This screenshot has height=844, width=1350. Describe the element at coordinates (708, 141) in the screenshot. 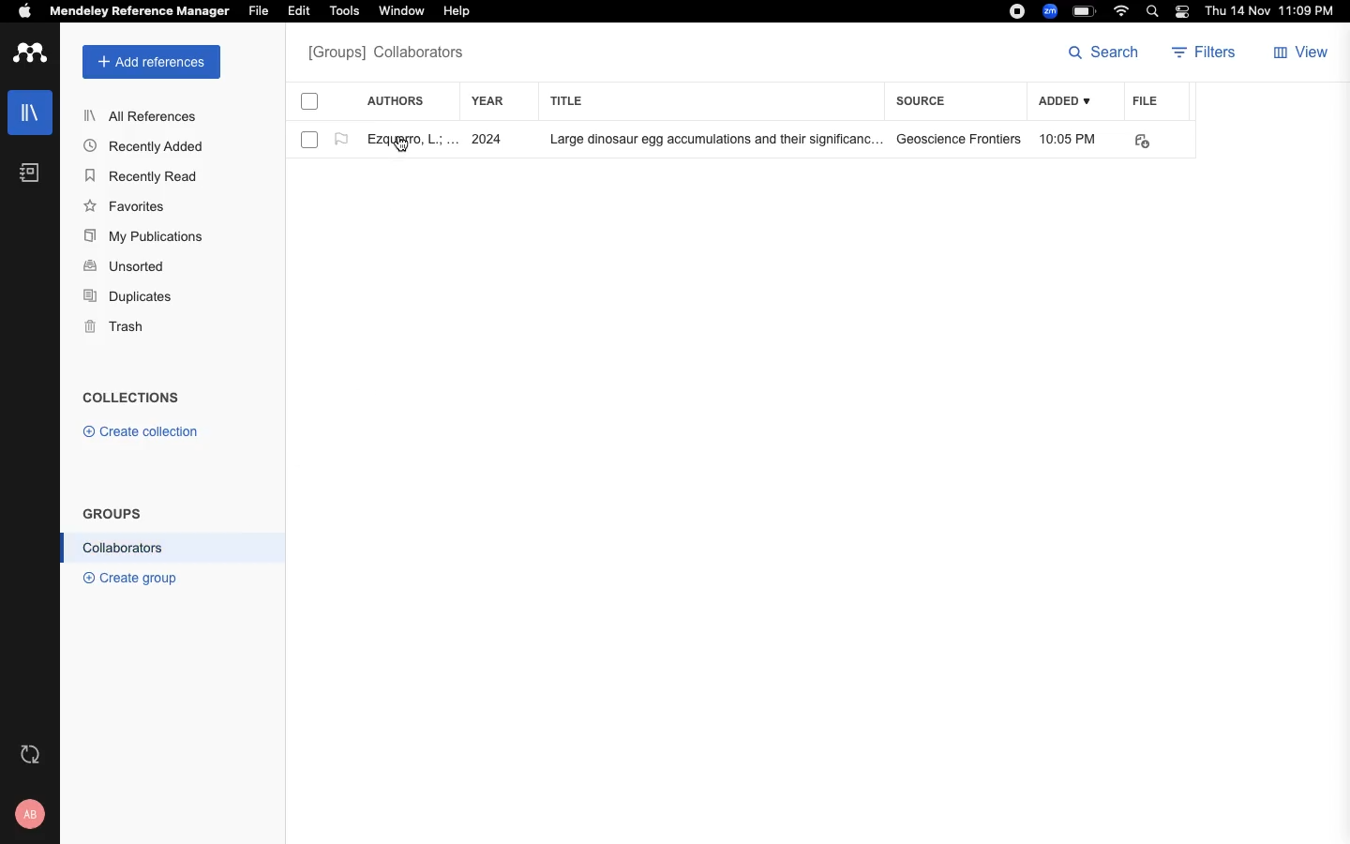

I see `` at that location.